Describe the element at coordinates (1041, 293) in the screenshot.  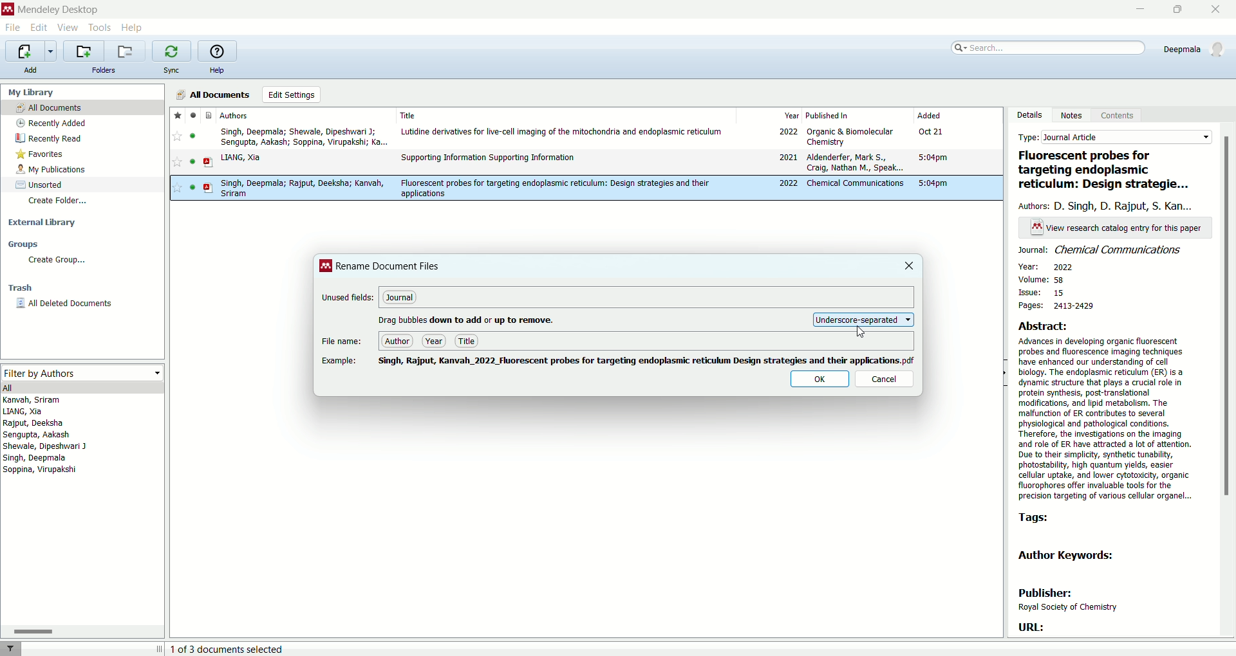
I see `issue` at that location.